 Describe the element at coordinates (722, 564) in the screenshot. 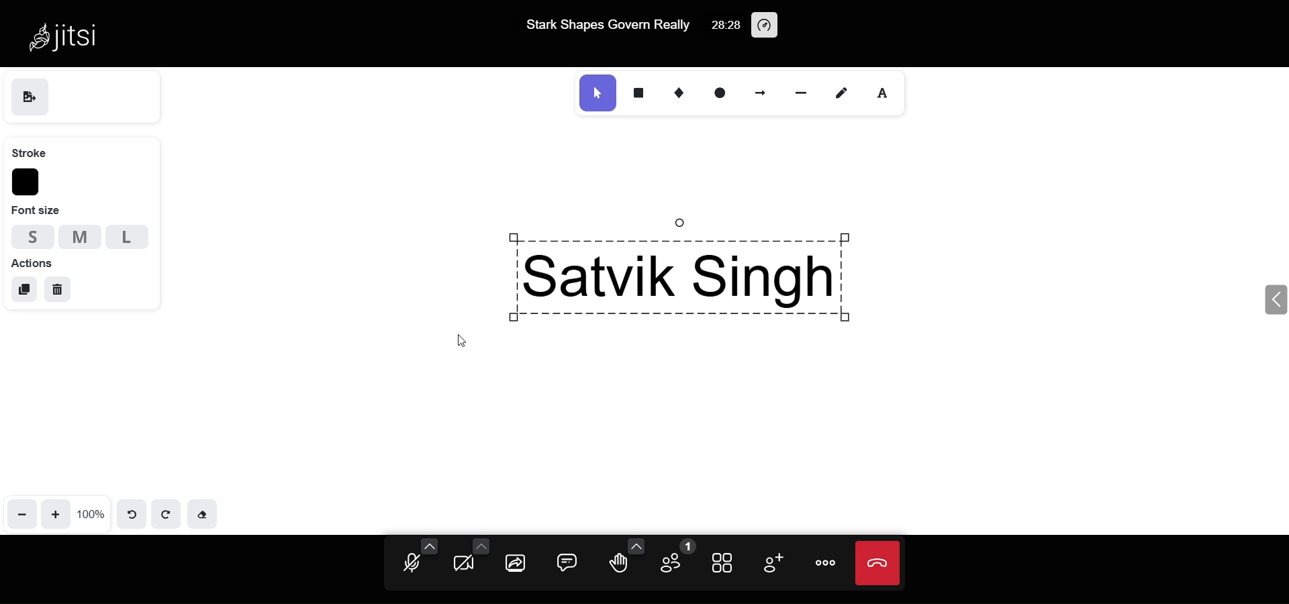

I see `tile view` at that location.